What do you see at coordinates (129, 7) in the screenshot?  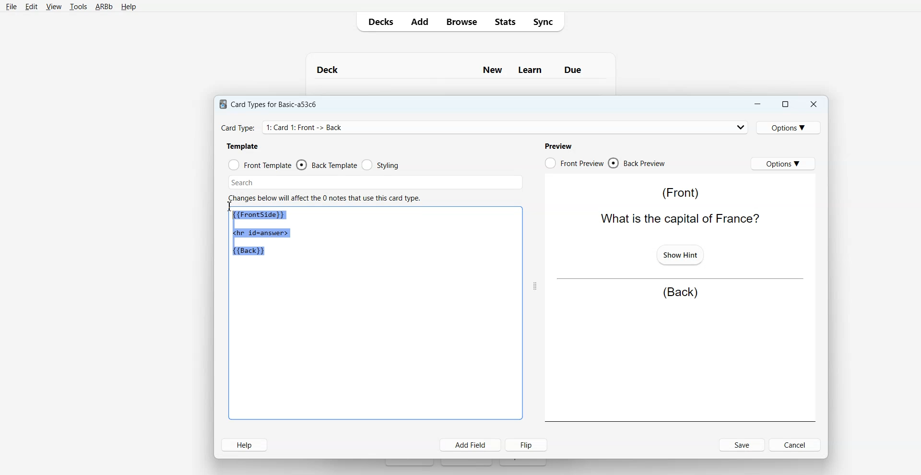 I see `Help` at bounding box center [129, 7].